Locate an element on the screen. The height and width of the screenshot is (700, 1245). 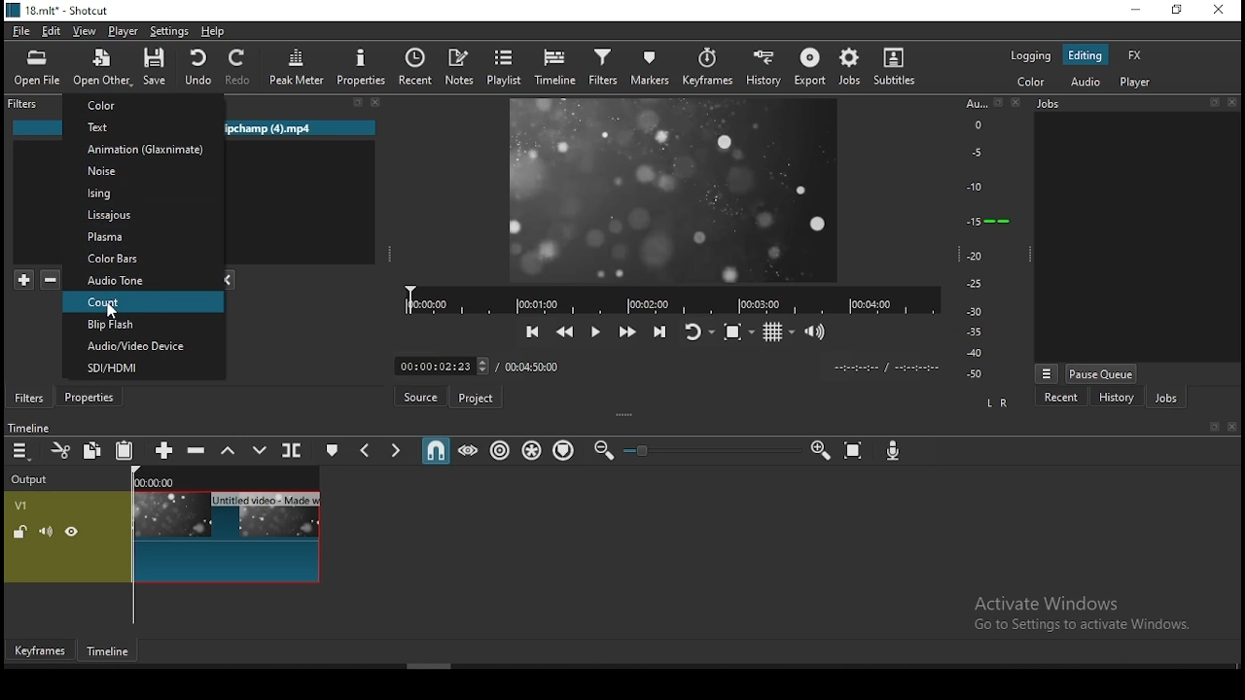
history is located at coordinates (765, 66).